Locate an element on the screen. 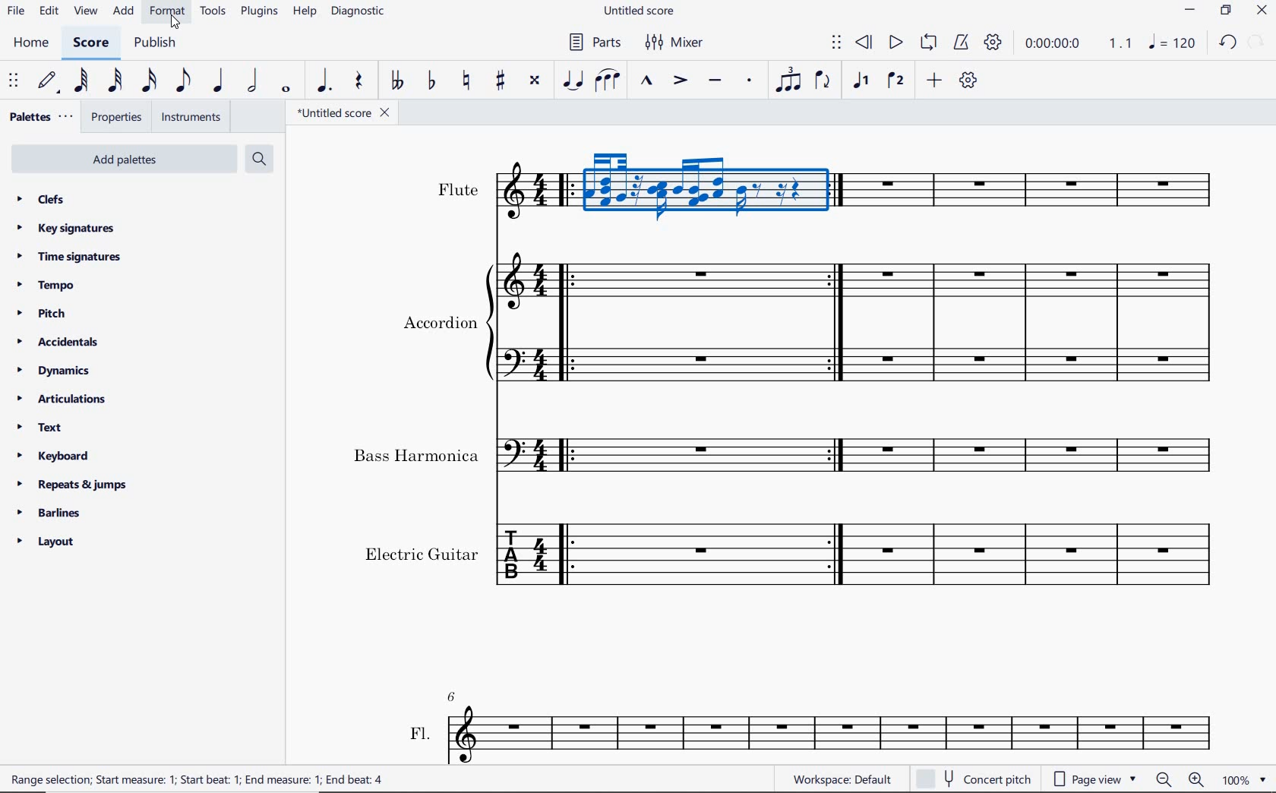 Image resolution: width=1276 pixels, height=793 pixels. default (step time) is located at coordinates (49, 84).